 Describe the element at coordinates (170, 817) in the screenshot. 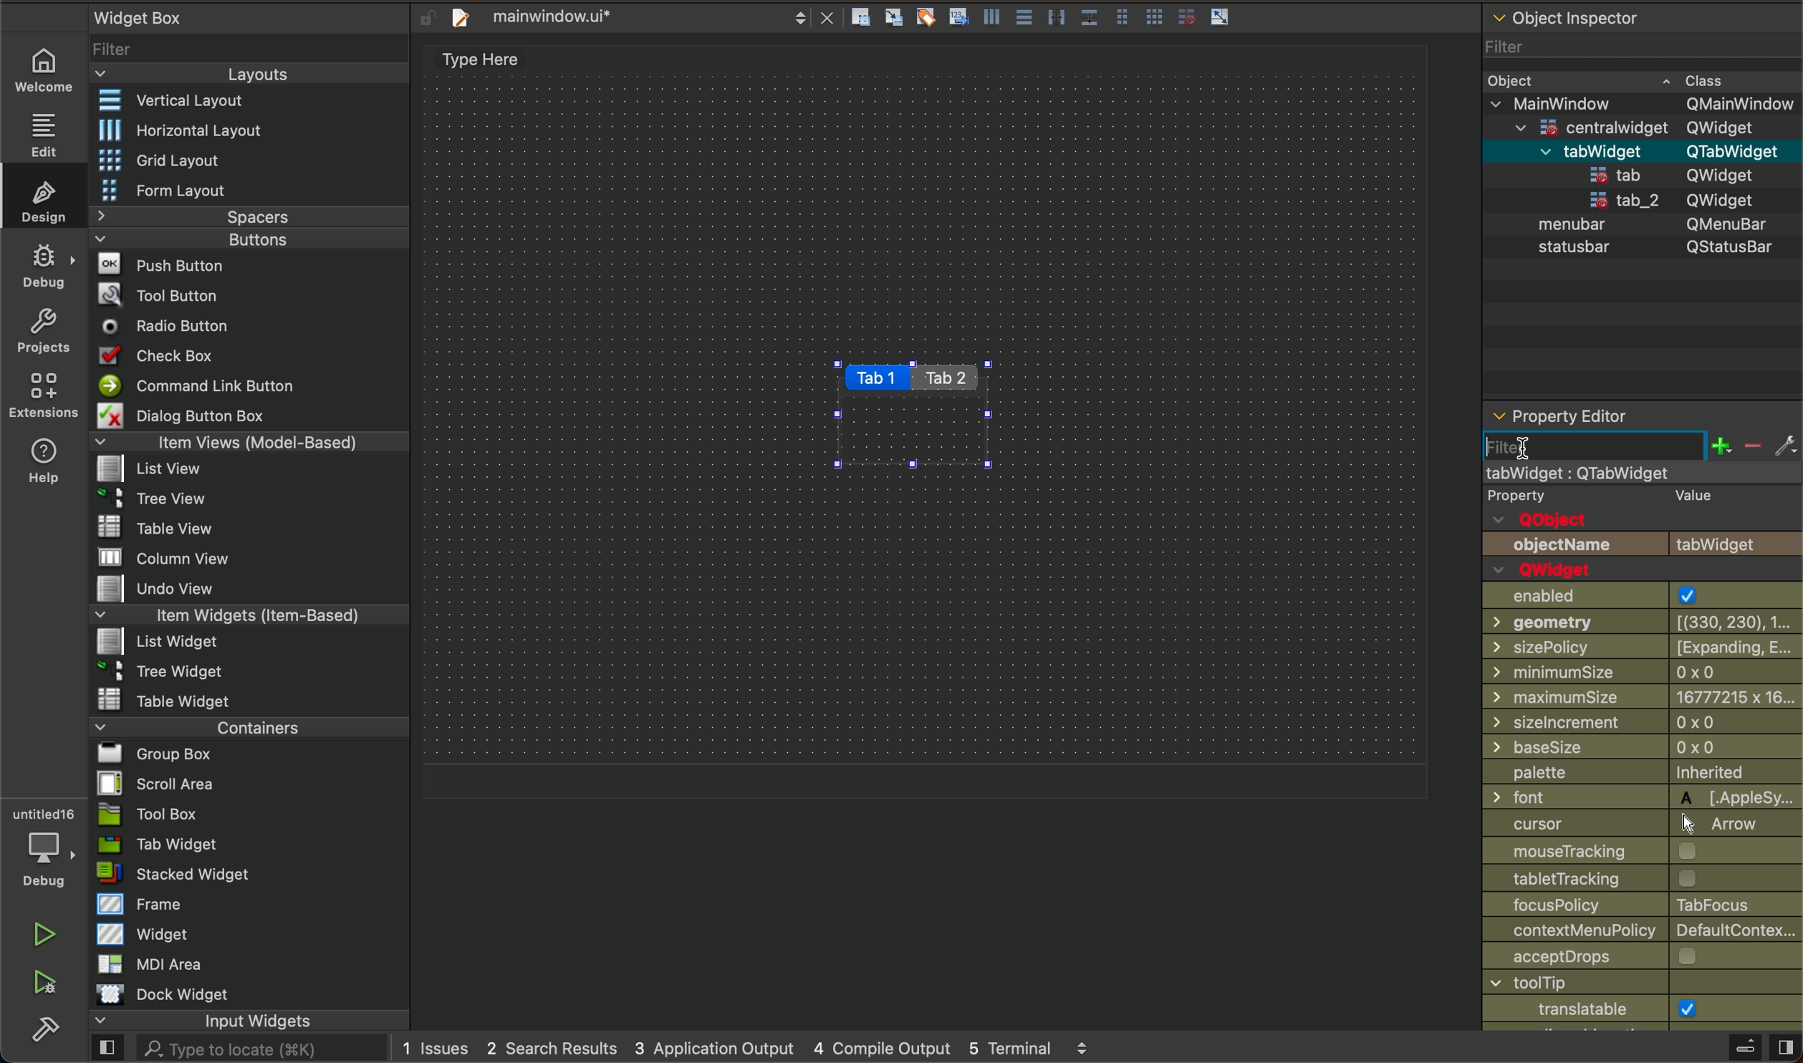

I see `Tool Box` at that location.